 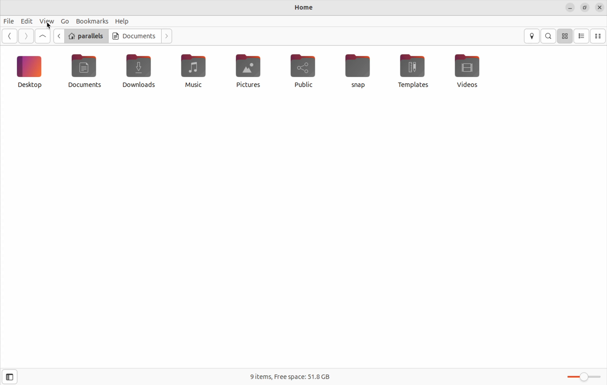 I want to click on minimze, so click(x=570, y=7).